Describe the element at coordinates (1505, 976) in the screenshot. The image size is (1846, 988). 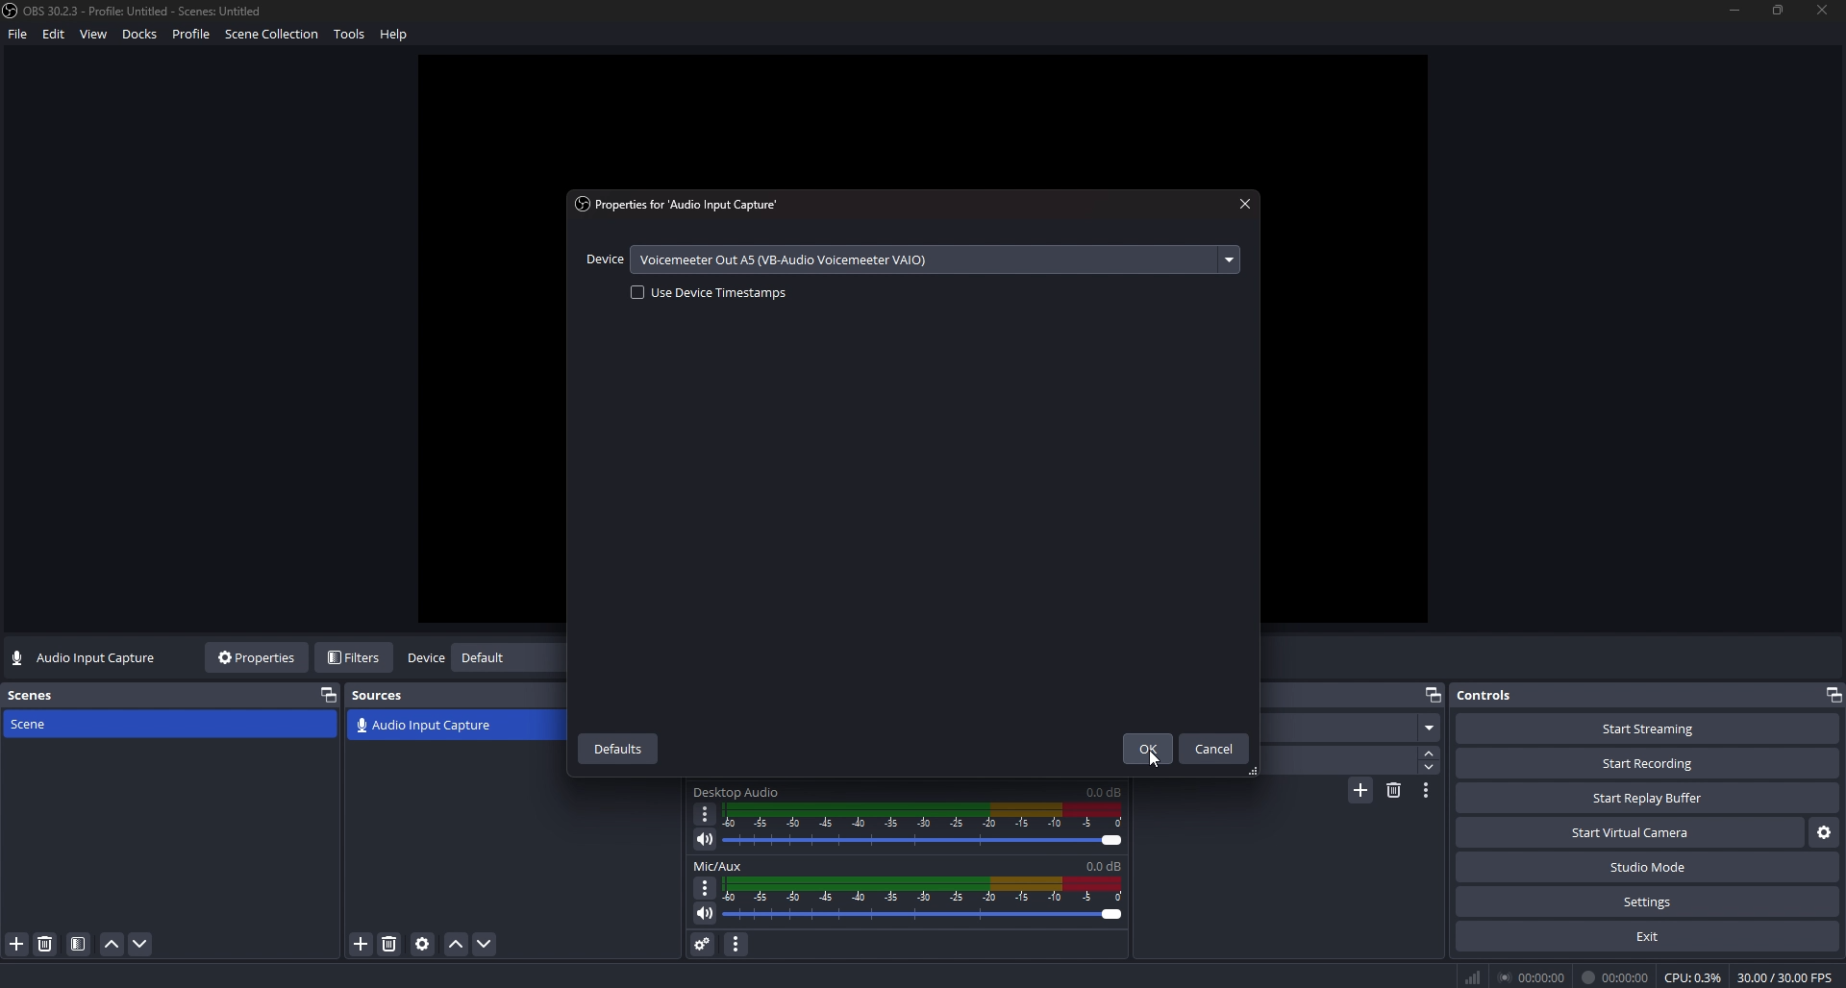
I see `` at that location.